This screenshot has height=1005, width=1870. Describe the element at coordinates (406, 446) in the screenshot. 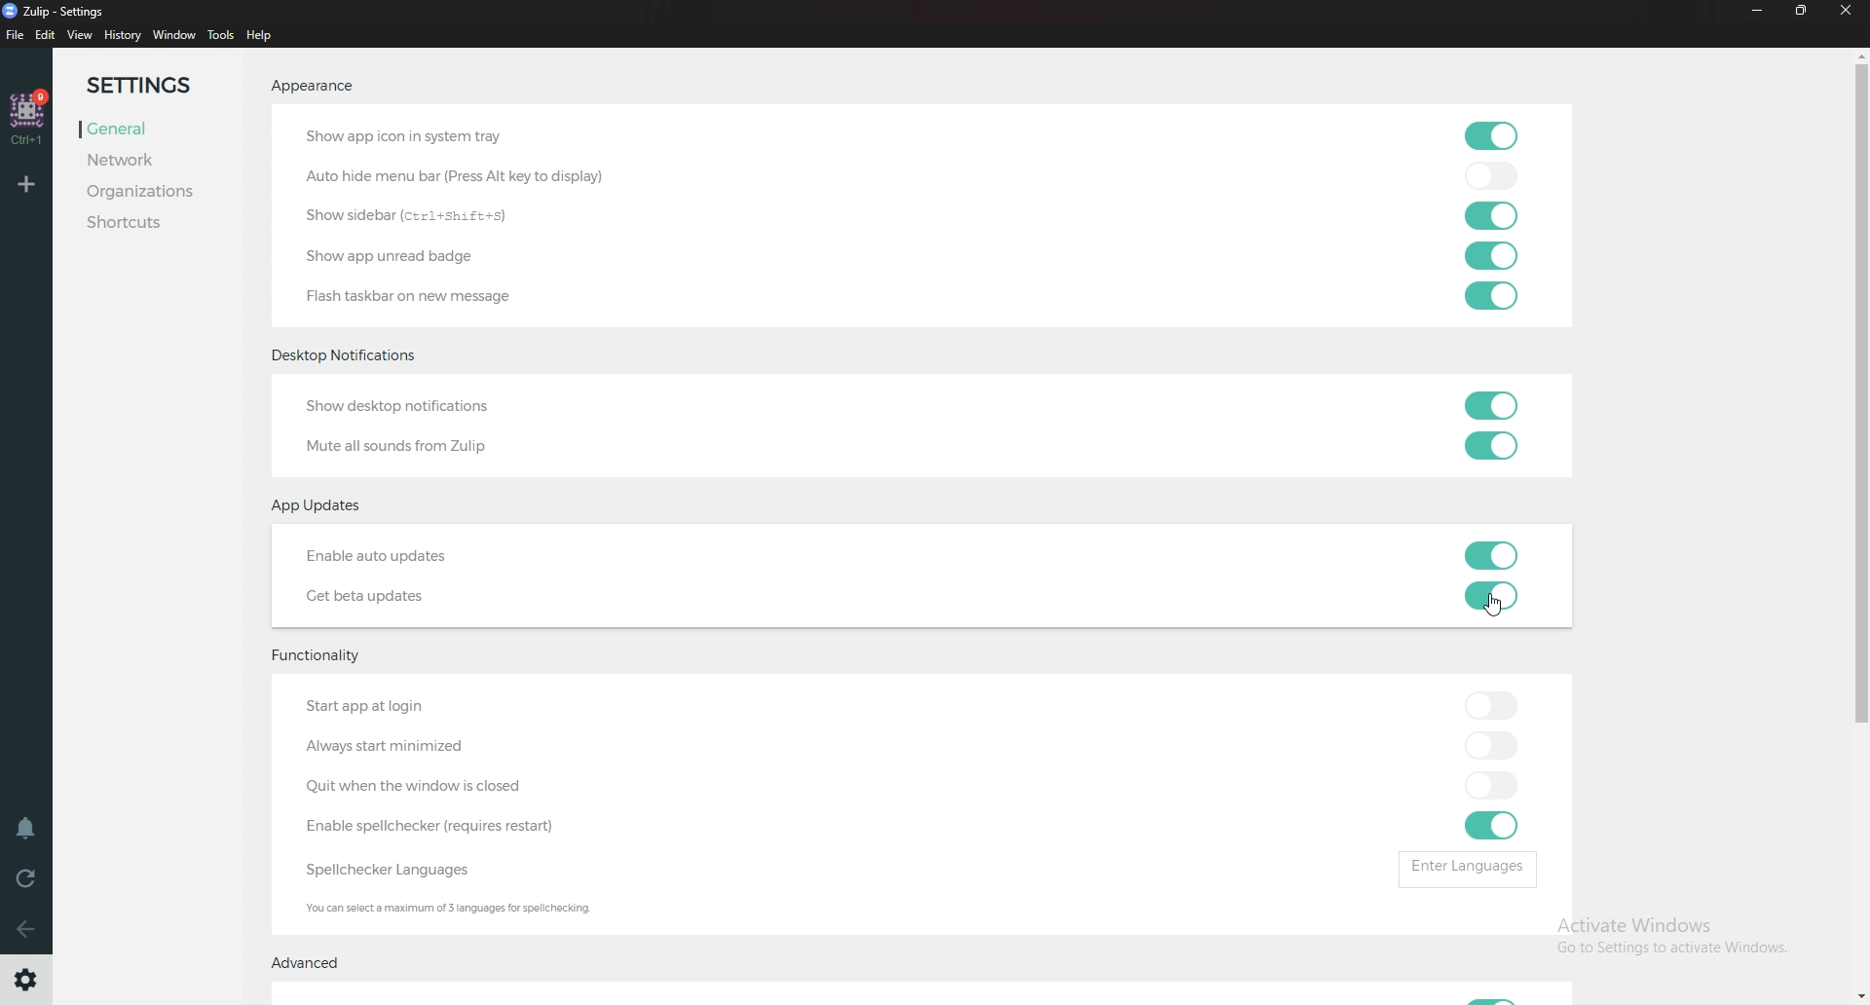

I see `Mute all sounds from Zulip` at that location.